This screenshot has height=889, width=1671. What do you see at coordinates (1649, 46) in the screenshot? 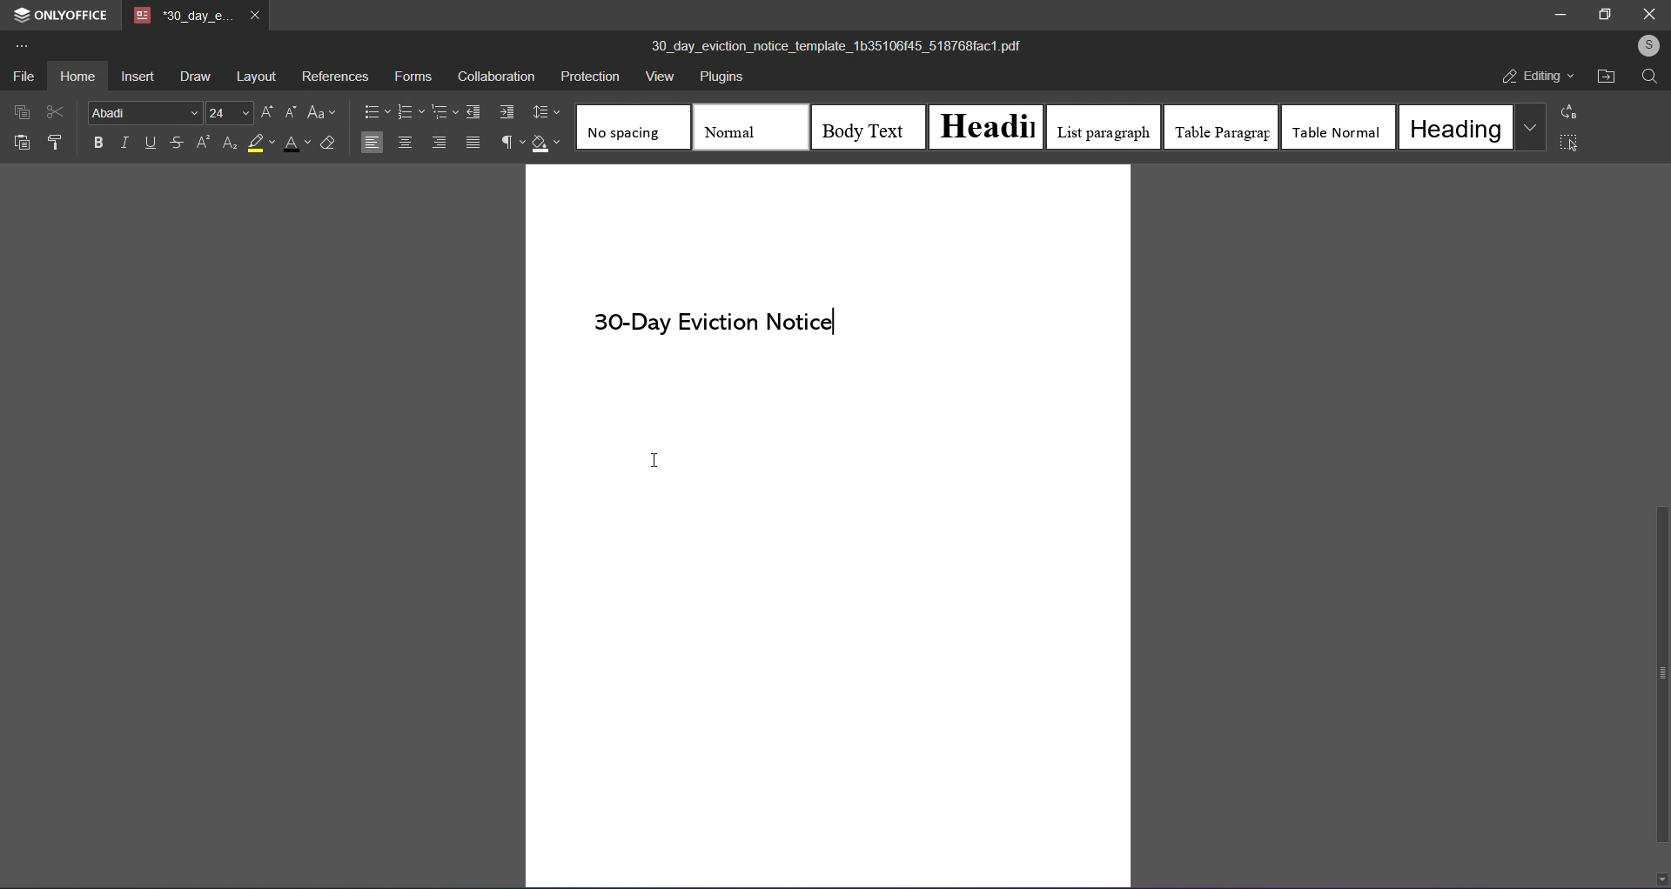
I see `user` at bounding box center [1649, 46].